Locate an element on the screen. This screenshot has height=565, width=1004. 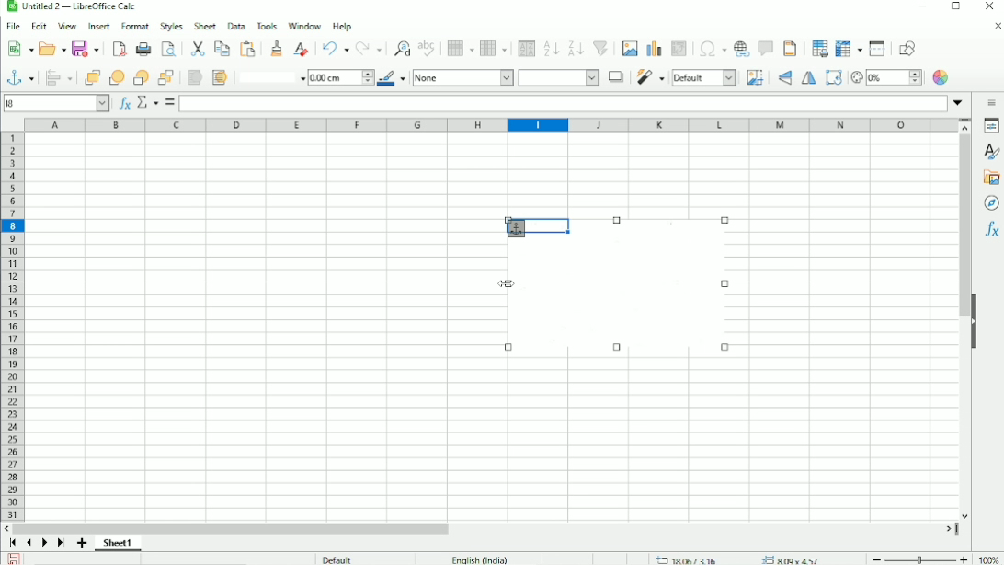
View is located at coordinates (67, 26).